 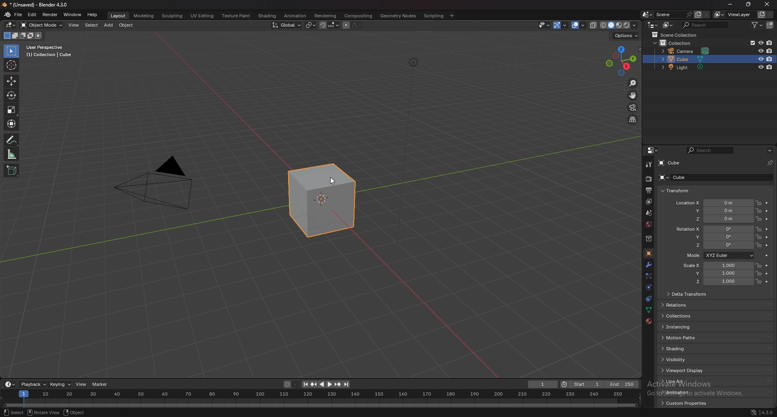 What do you see at coordinates (346, 25) in the screenshot?
I see `proportional editing objects` at bounding box center [346, 25].